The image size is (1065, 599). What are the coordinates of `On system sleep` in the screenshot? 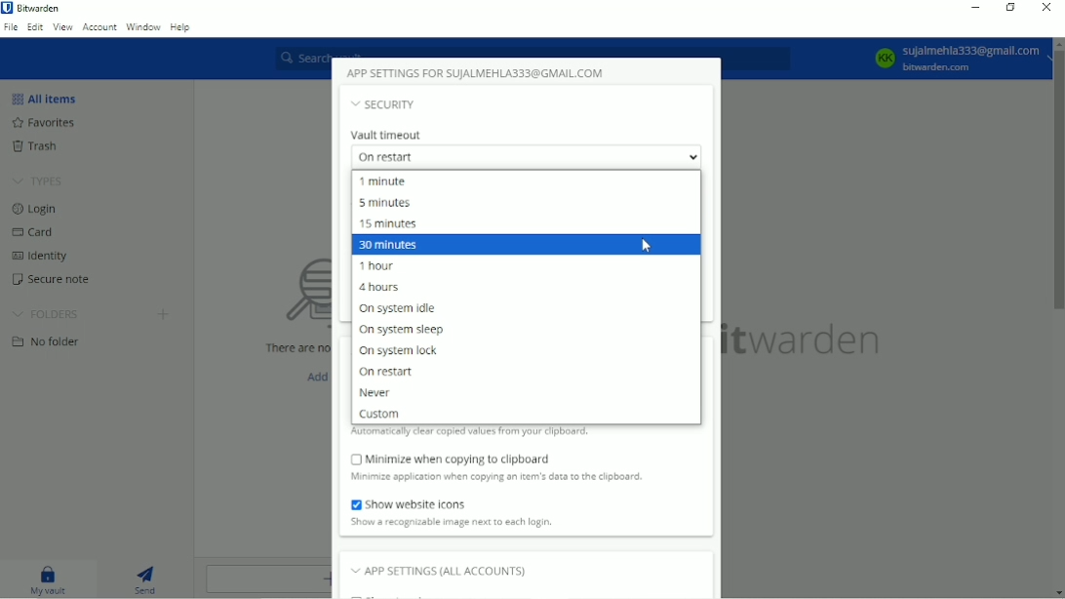 It's located at (403, 330).